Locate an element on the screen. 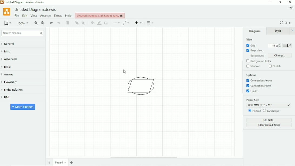 This screenshot has width=295, height=166. Appearance is located at coordinates (291, 8).